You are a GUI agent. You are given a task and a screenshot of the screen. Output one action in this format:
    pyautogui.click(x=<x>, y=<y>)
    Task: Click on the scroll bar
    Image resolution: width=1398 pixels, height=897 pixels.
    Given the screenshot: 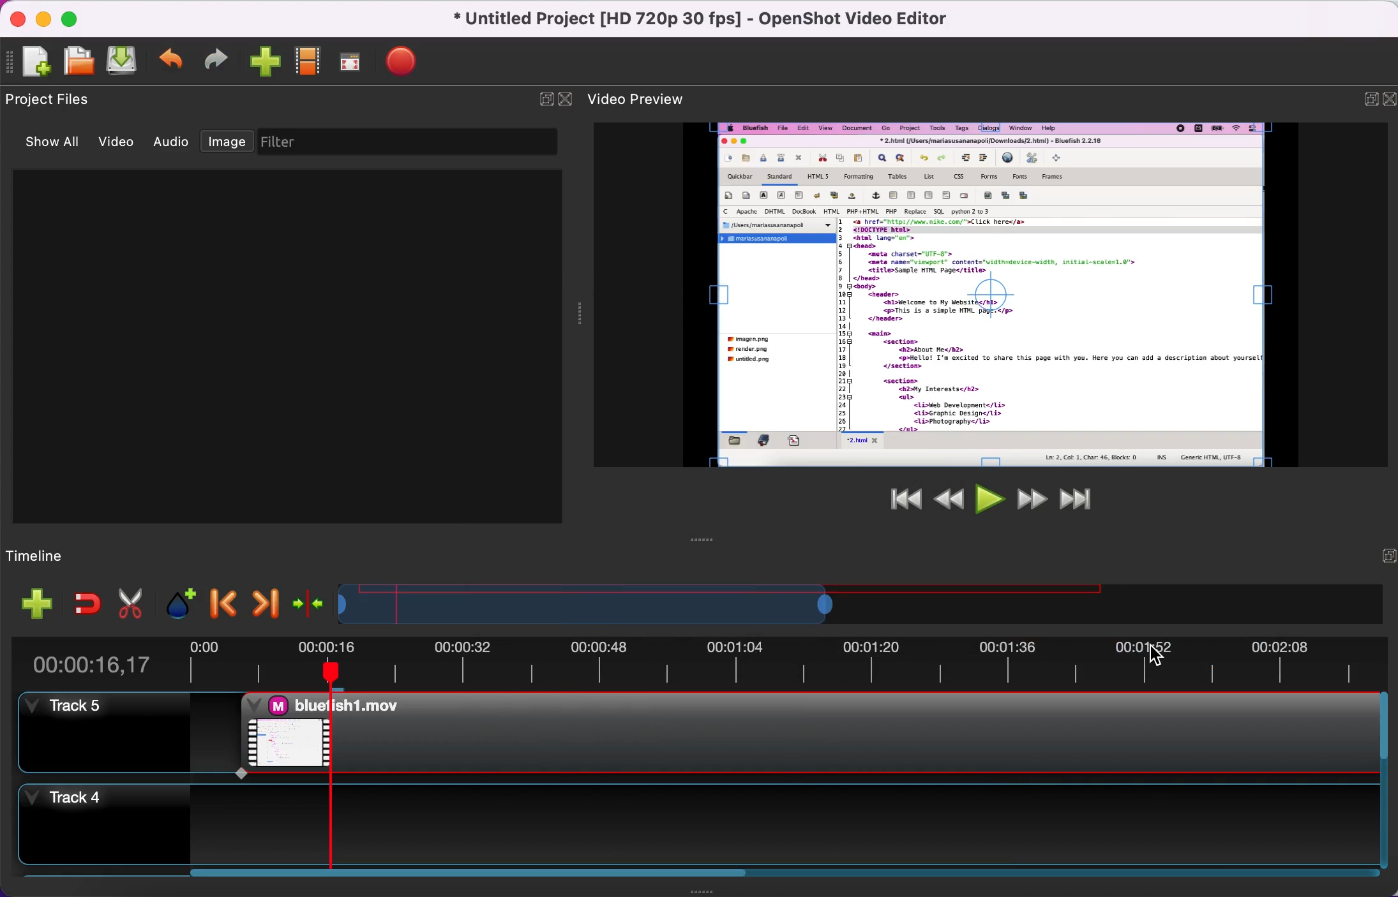 What is the action you would take?
    pyautogui.click(x=465, y=880)
    